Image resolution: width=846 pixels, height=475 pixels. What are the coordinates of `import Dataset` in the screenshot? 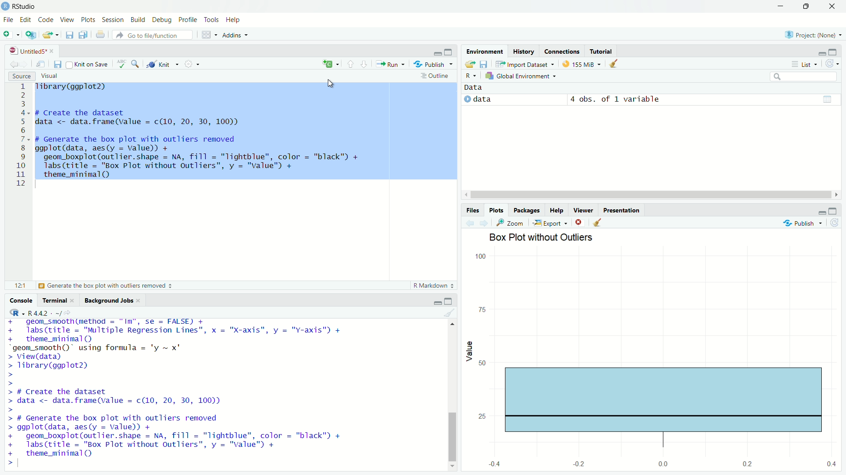 It's located at (523, 63).